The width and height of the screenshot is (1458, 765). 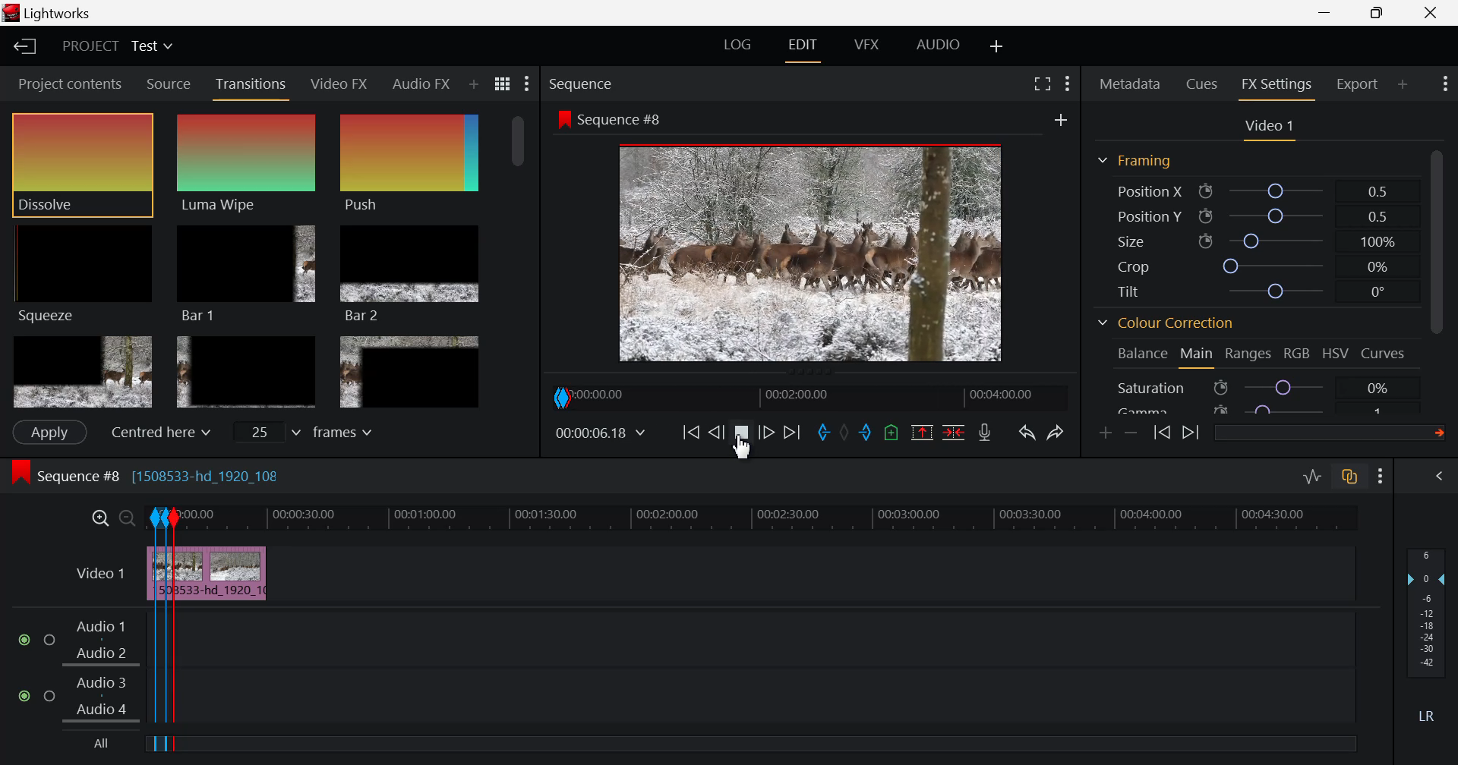 What do you see at coordinates (1271, 127) in the screenshot?
I see `Video 1 settings open` at bounding box center [1271, 127].